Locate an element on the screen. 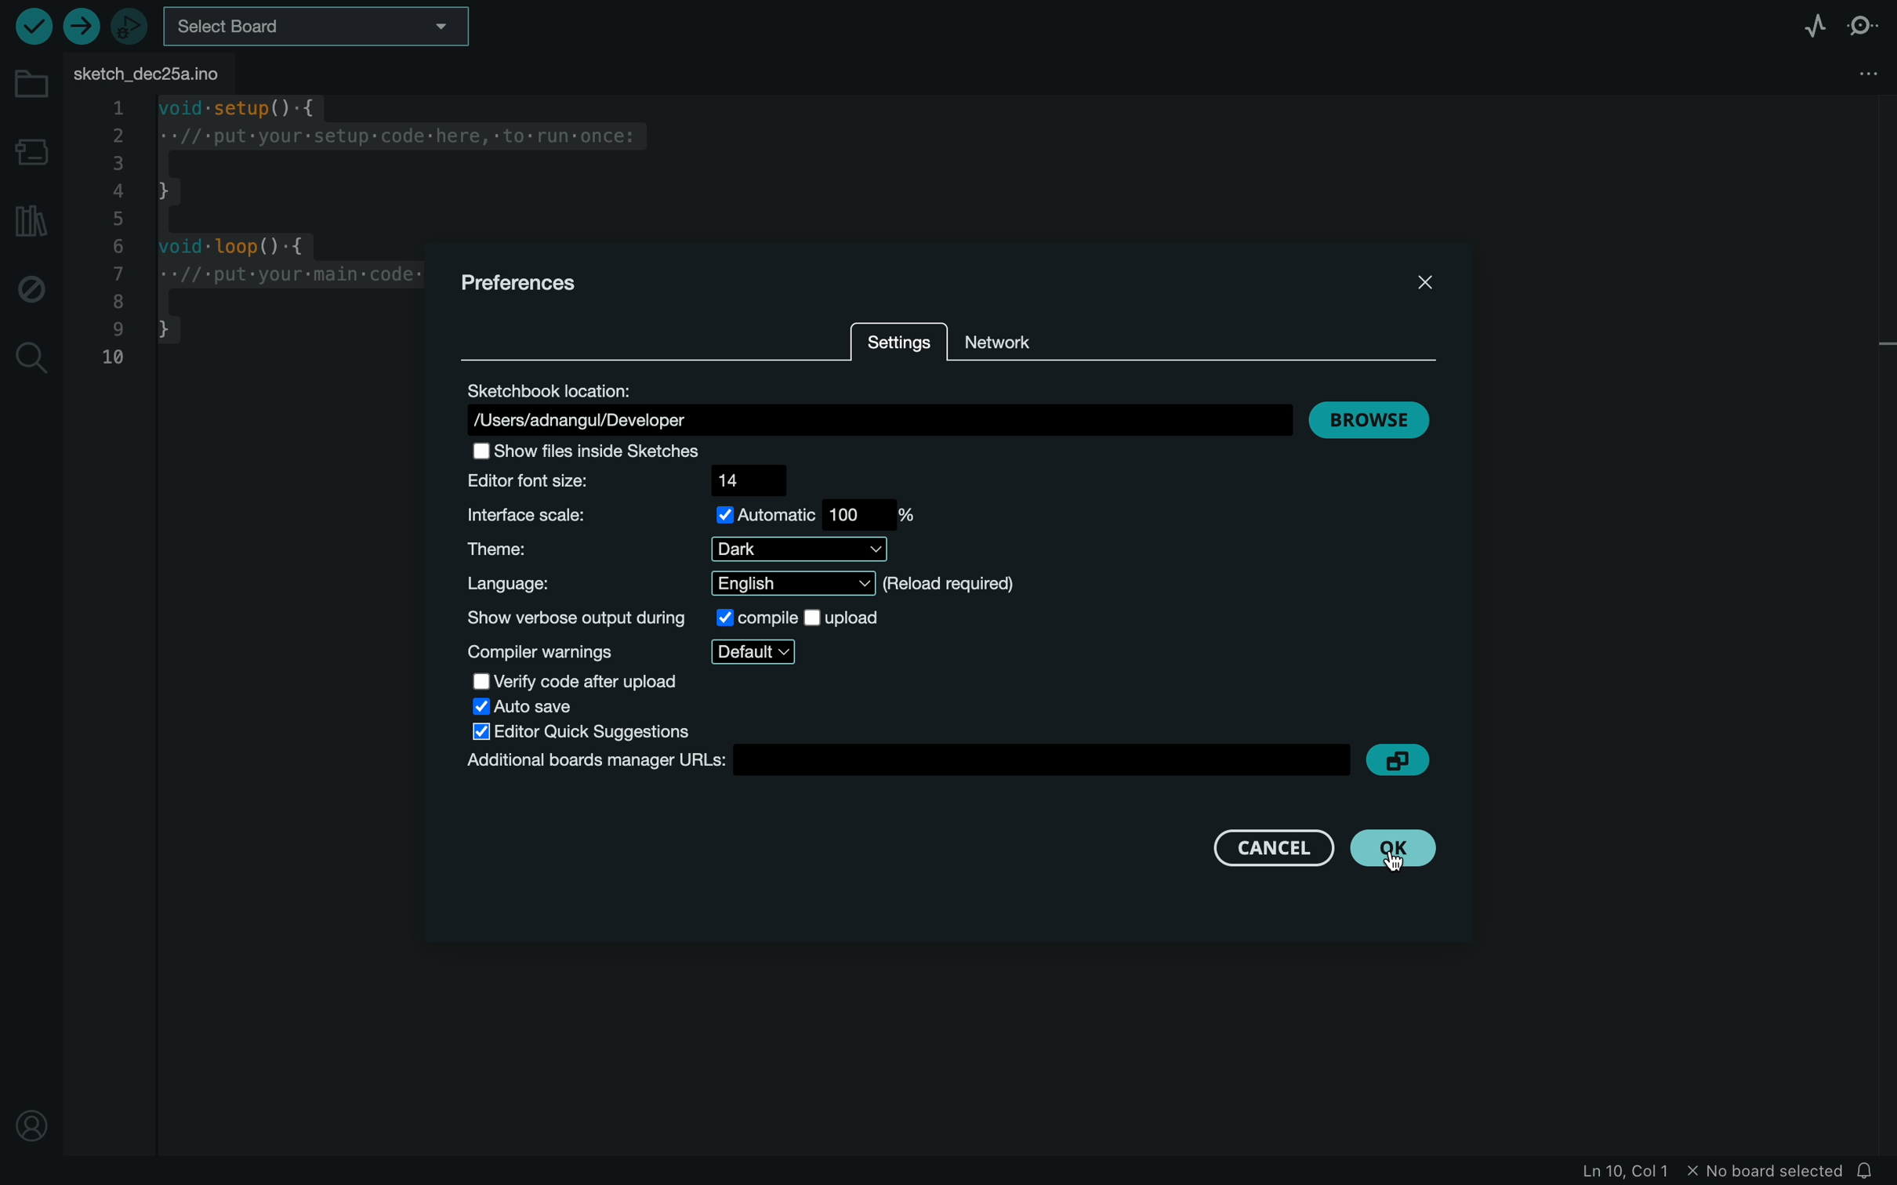  notification  is located at coordinates (1873, 1167).